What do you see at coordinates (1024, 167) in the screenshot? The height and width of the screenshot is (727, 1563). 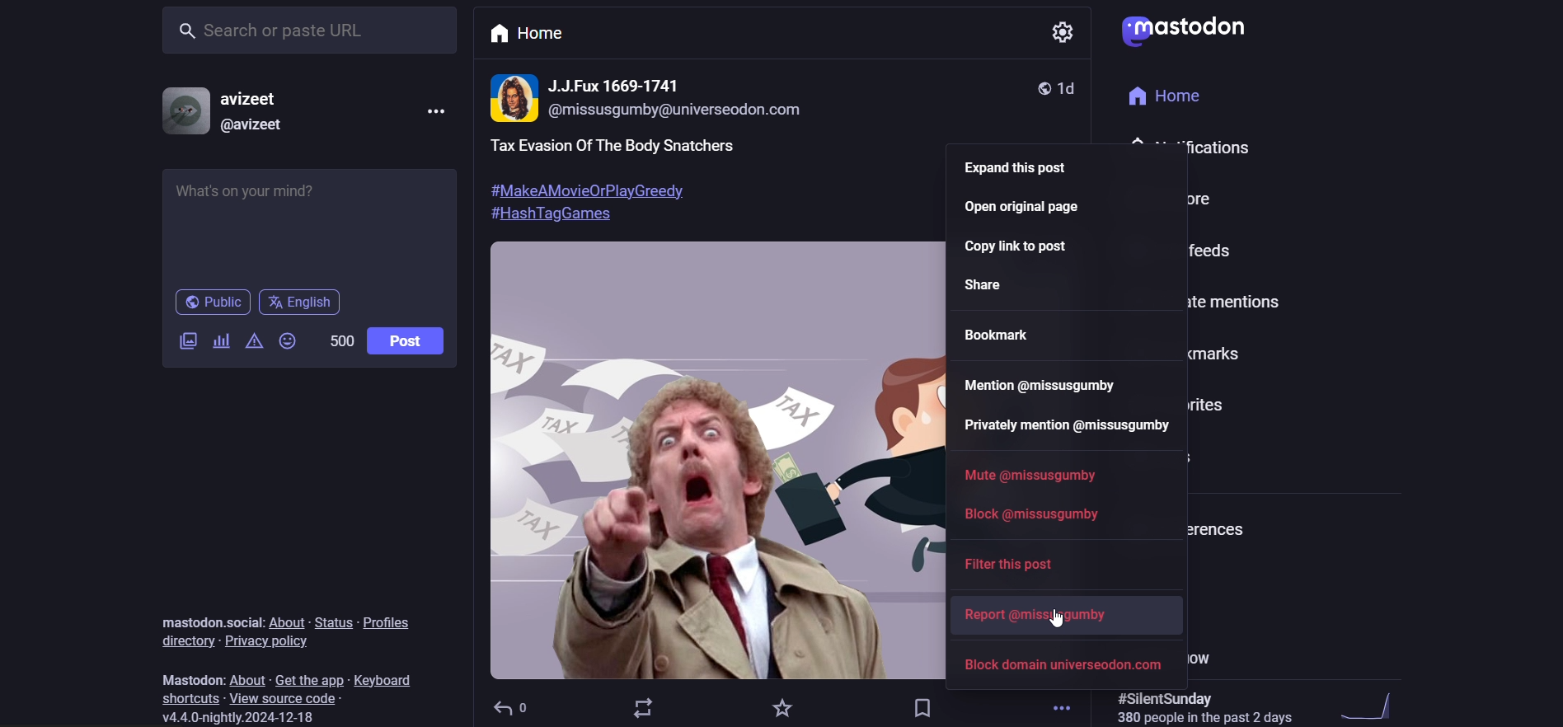 I see `expand this post` at bounding box center [1024, 167].